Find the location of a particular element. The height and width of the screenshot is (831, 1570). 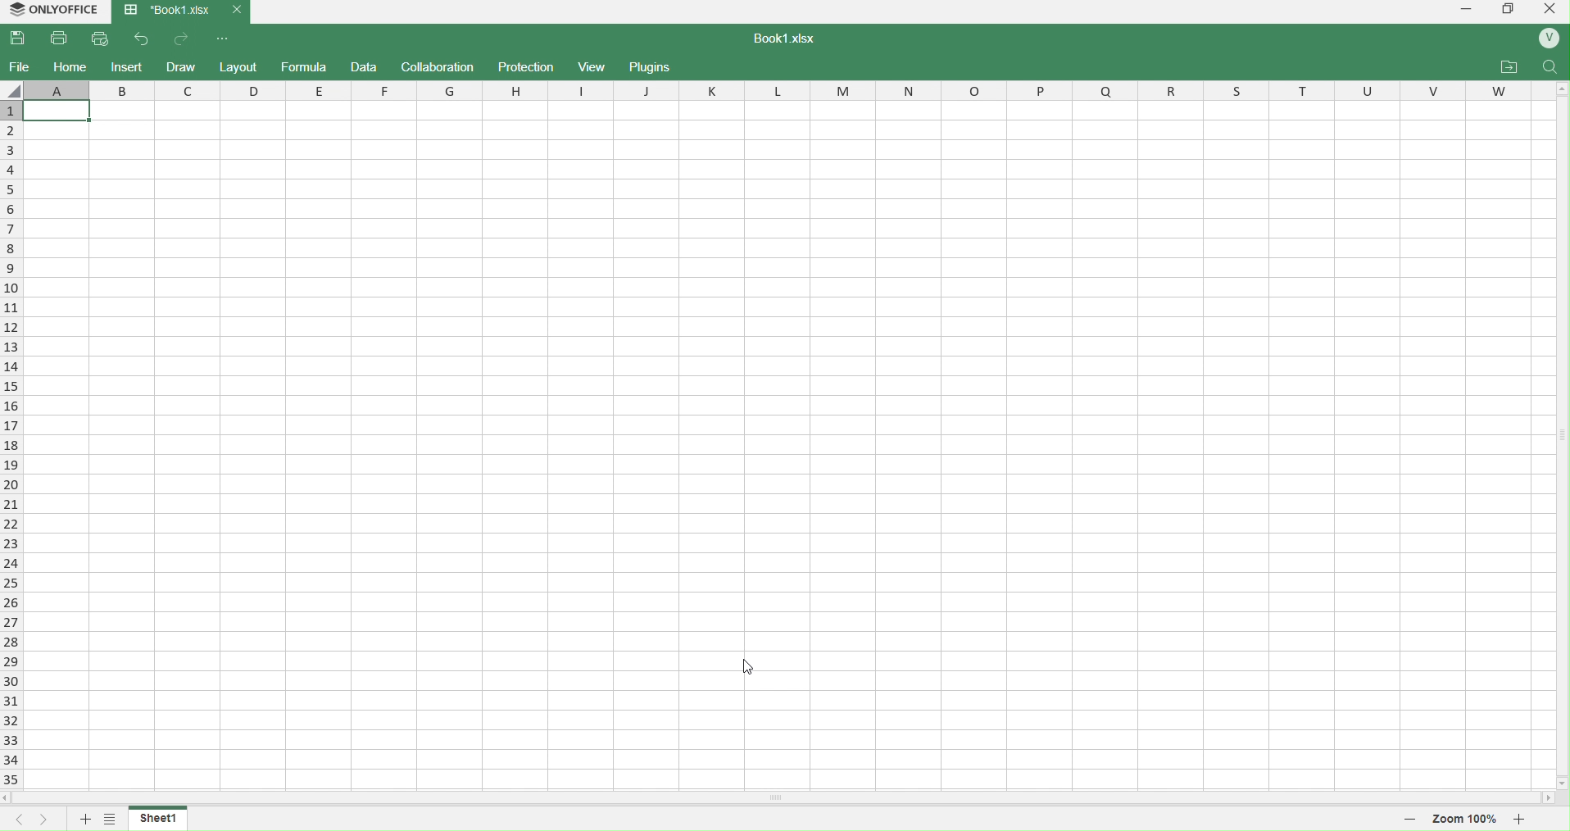

book1.xlsx is located at coordinates (793, 40).